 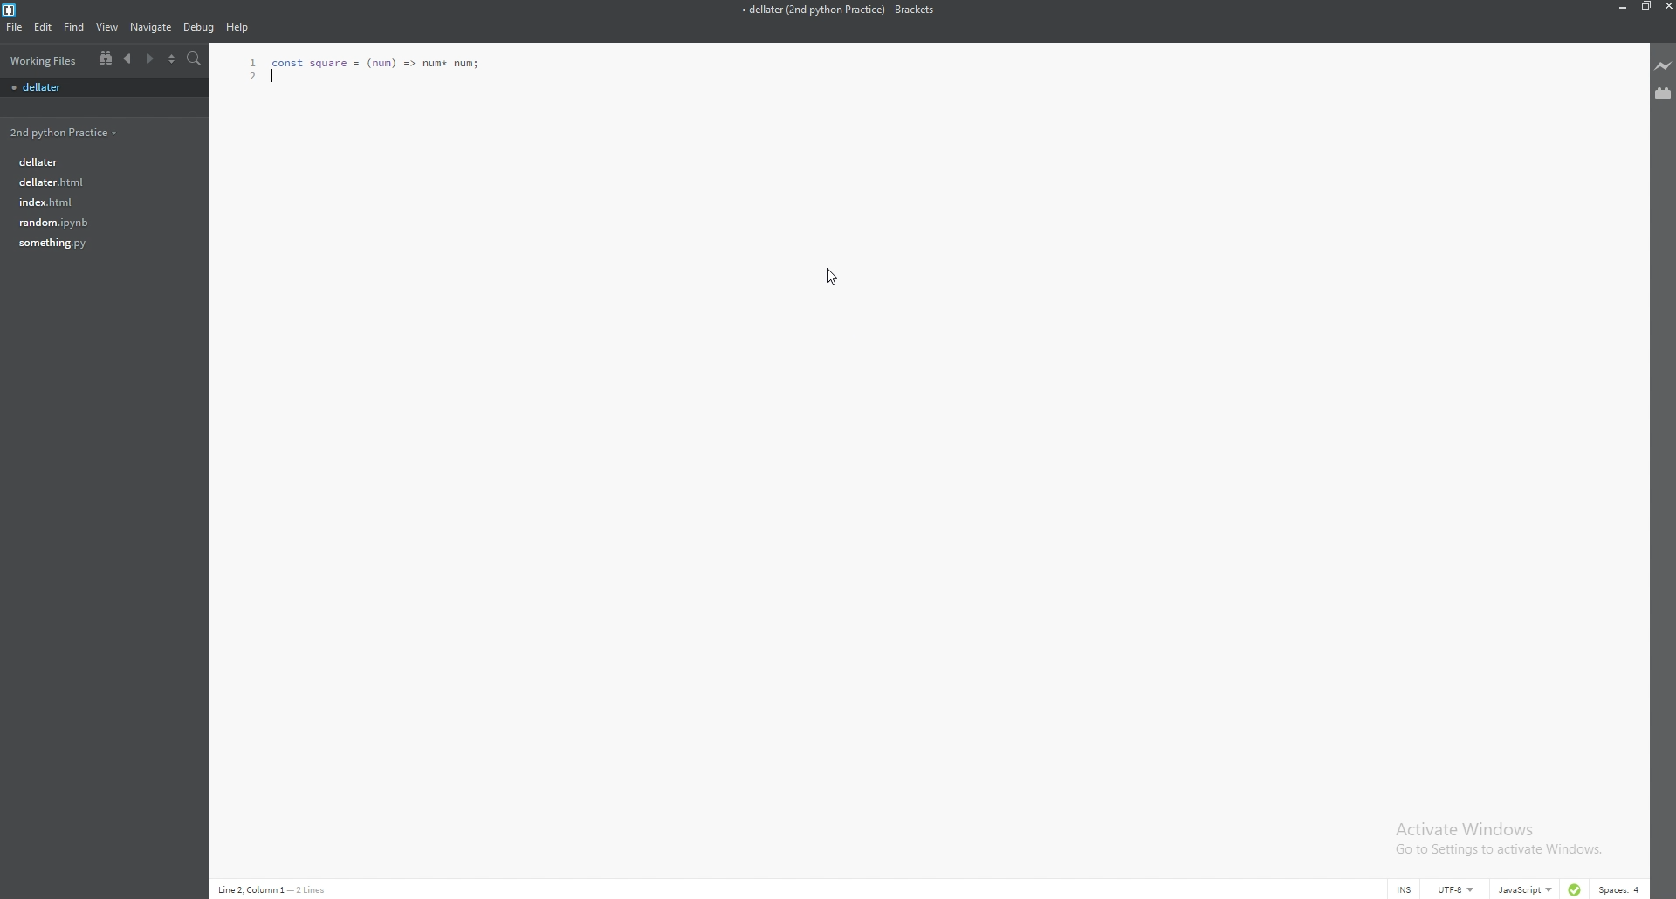 What do you see at coordinates (1407, 889) in the screenshot?
I see `cursor mode` at bounding box center [1407, 889].